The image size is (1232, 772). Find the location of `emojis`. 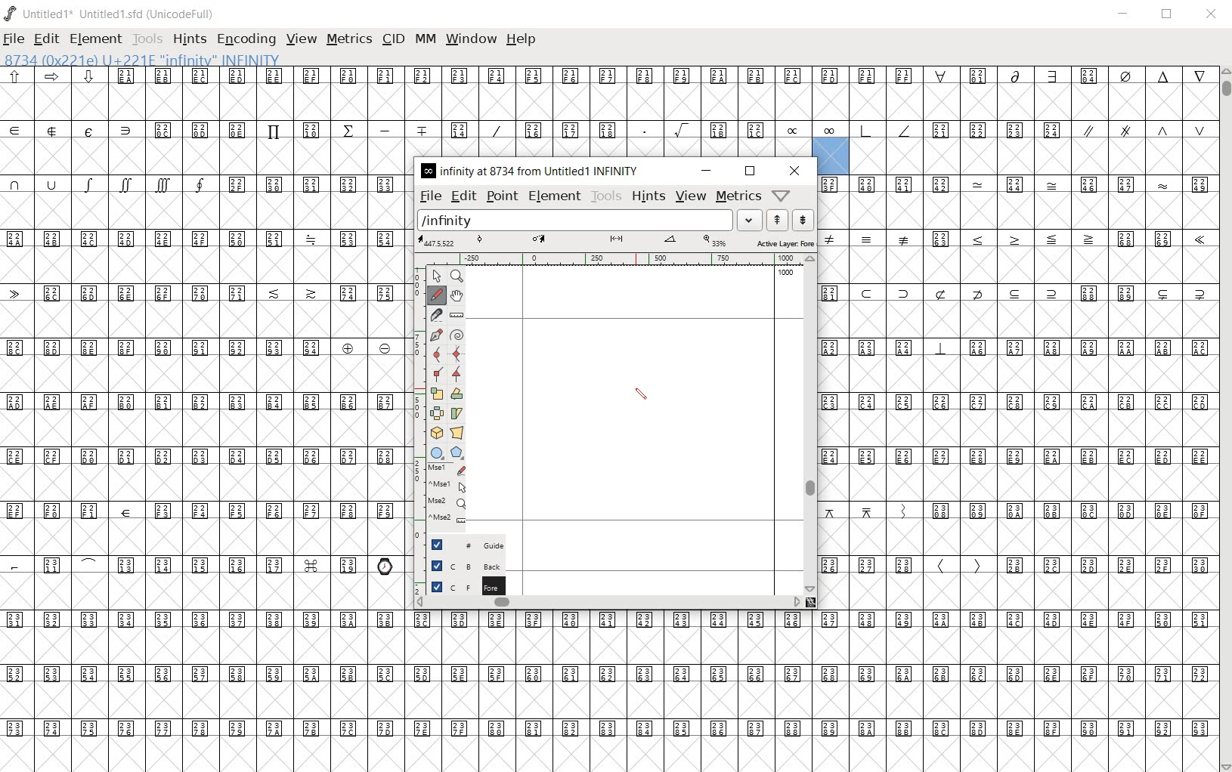

emojis is located at coordinates (388, 564).